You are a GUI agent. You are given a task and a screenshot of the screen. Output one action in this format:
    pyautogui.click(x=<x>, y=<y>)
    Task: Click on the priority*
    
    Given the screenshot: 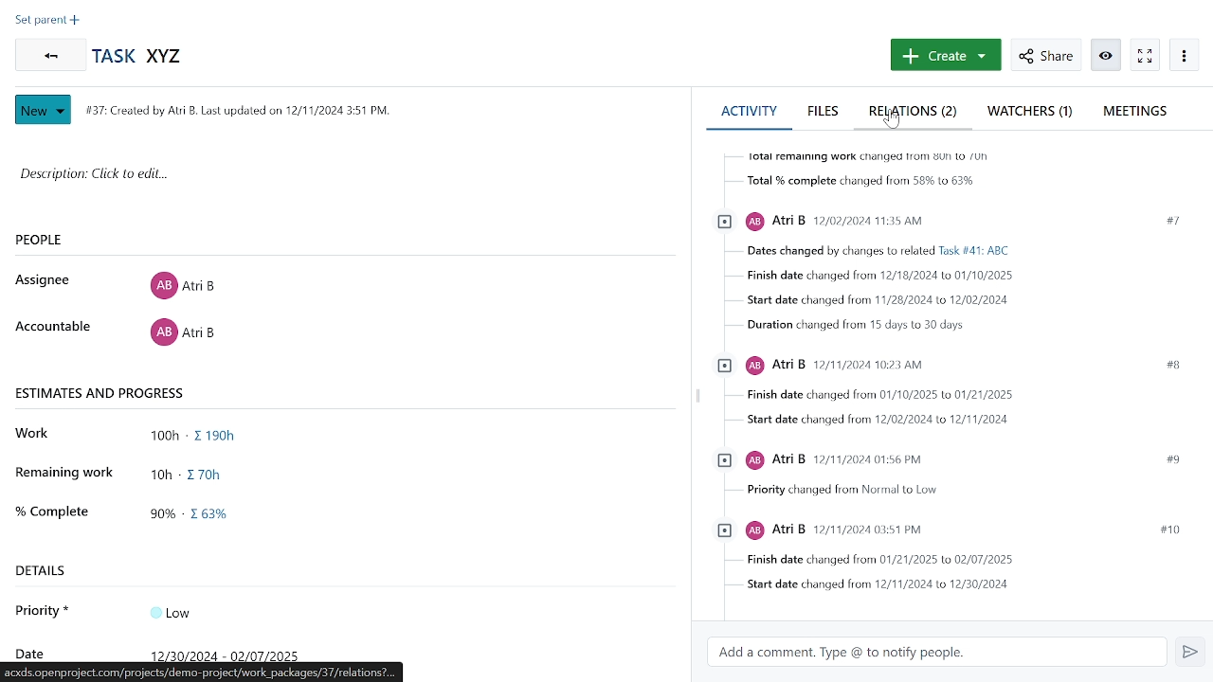 What is the action you would take?
    pyautogui.click(x=44, y=610)
    